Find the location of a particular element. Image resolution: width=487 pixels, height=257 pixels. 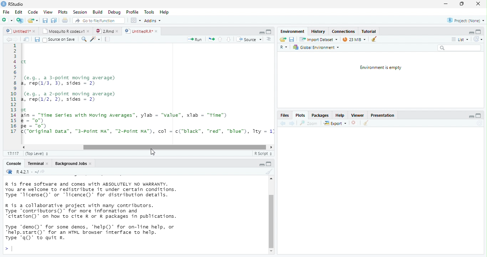

close is located at coordinates (48, 164).